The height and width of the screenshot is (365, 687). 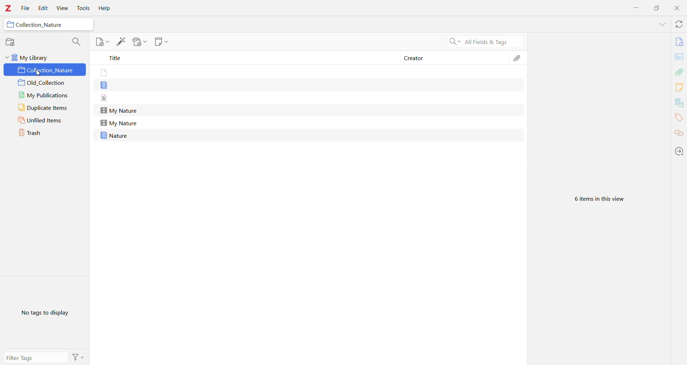 What do you see at coordinates (11, 42) in the screenshot?
I see `New Collections` at bounding box center [11, 42].